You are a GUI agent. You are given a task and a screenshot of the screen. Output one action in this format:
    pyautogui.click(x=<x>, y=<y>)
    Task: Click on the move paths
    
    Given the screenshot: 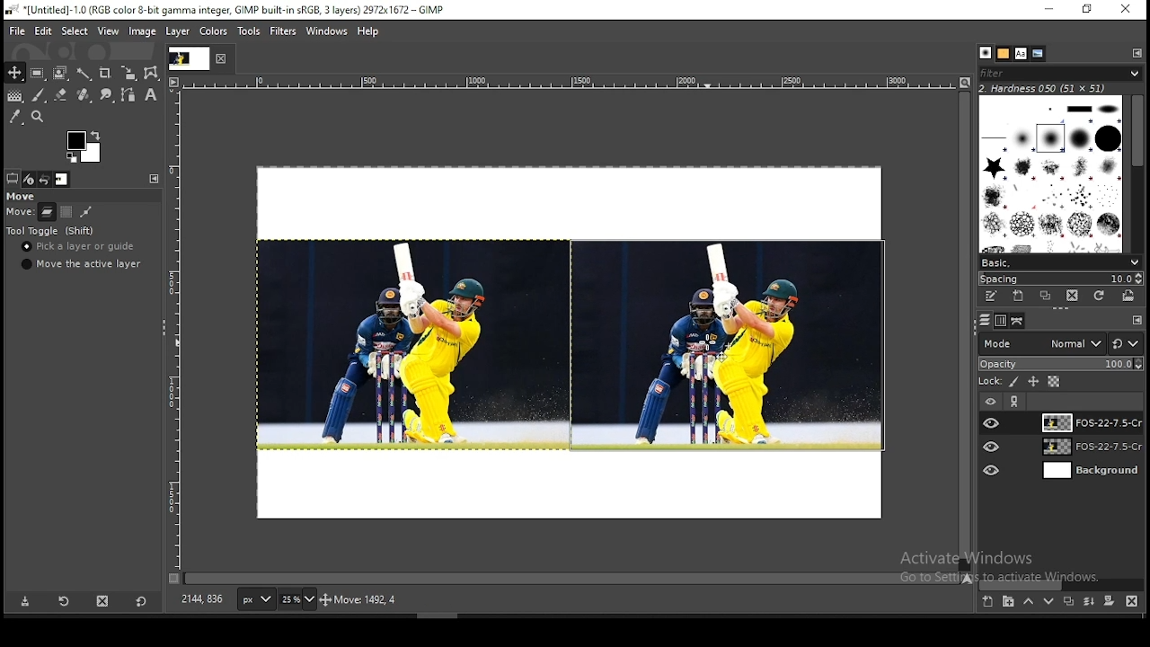 What is the action you would take?
    pyautogui.click(x=86, y=211)
    